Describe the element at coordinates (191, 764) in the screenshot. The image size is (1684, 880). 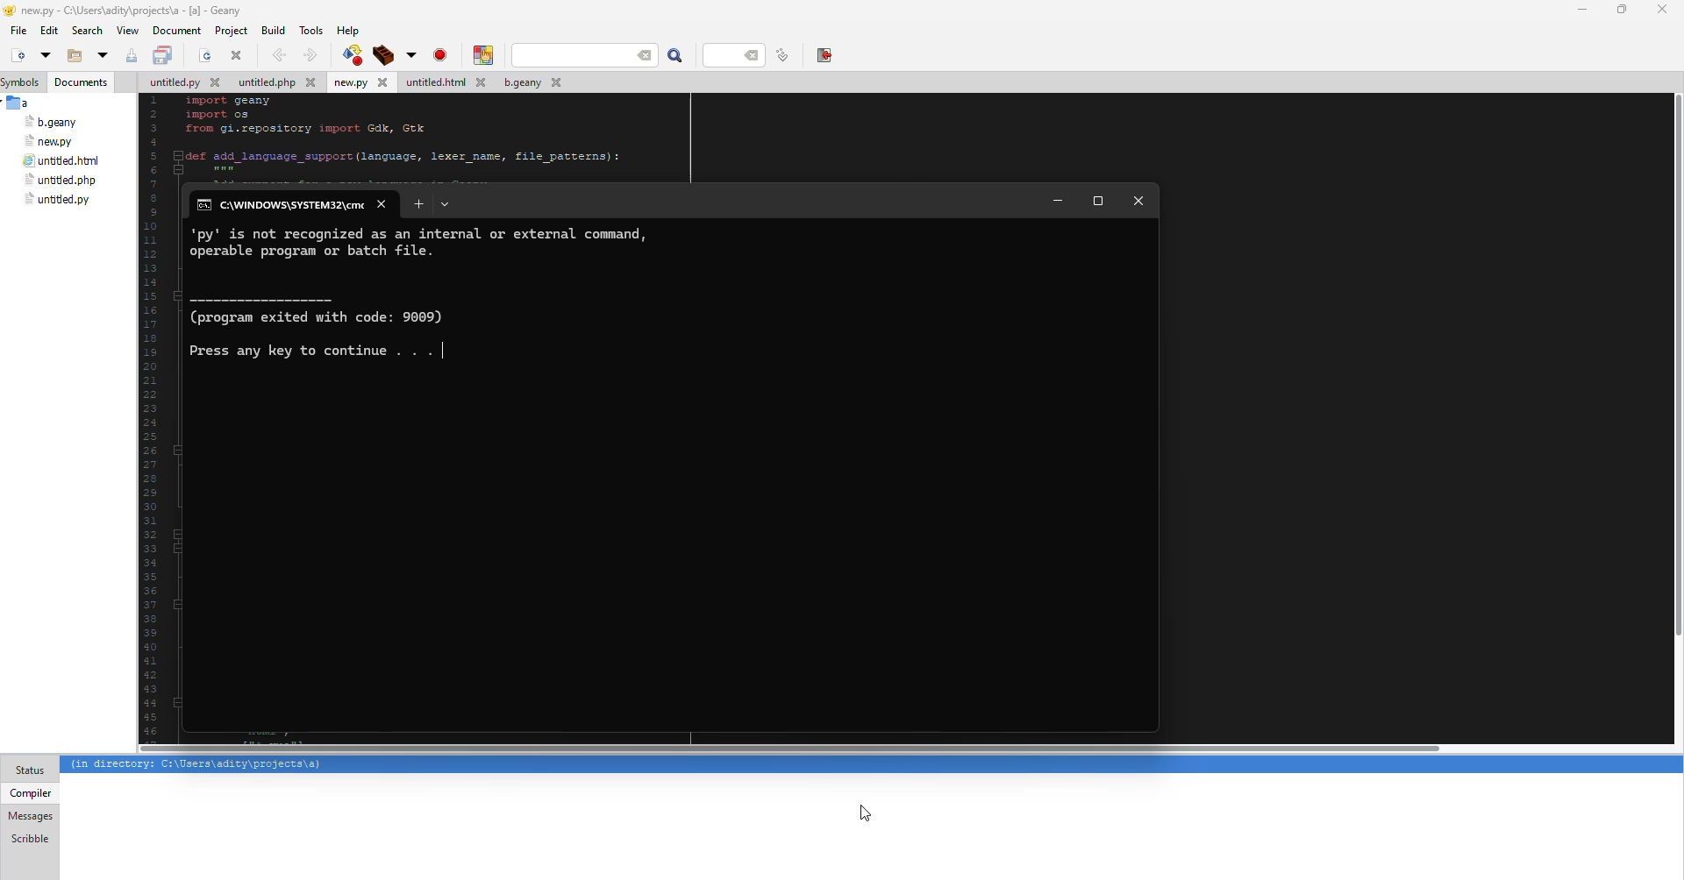
I see `info` at that location.